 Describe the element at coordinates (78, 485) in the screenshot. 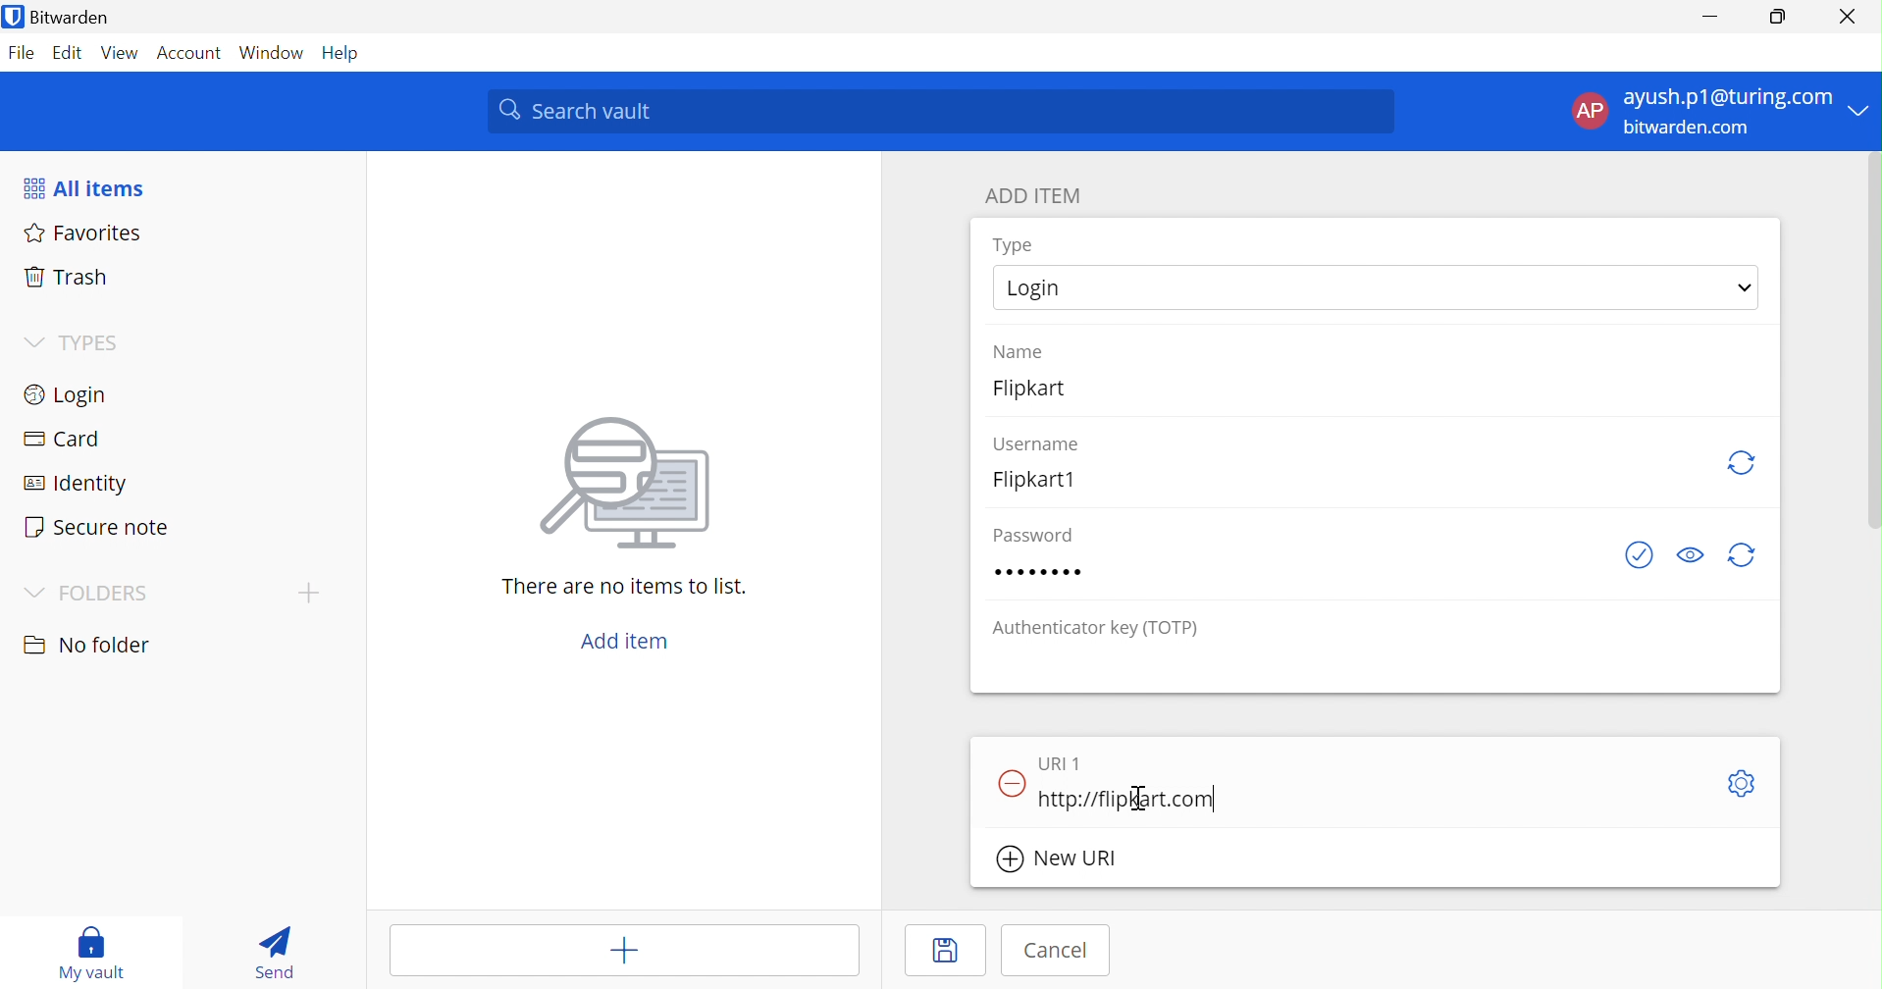

I see `Identity` at that location.